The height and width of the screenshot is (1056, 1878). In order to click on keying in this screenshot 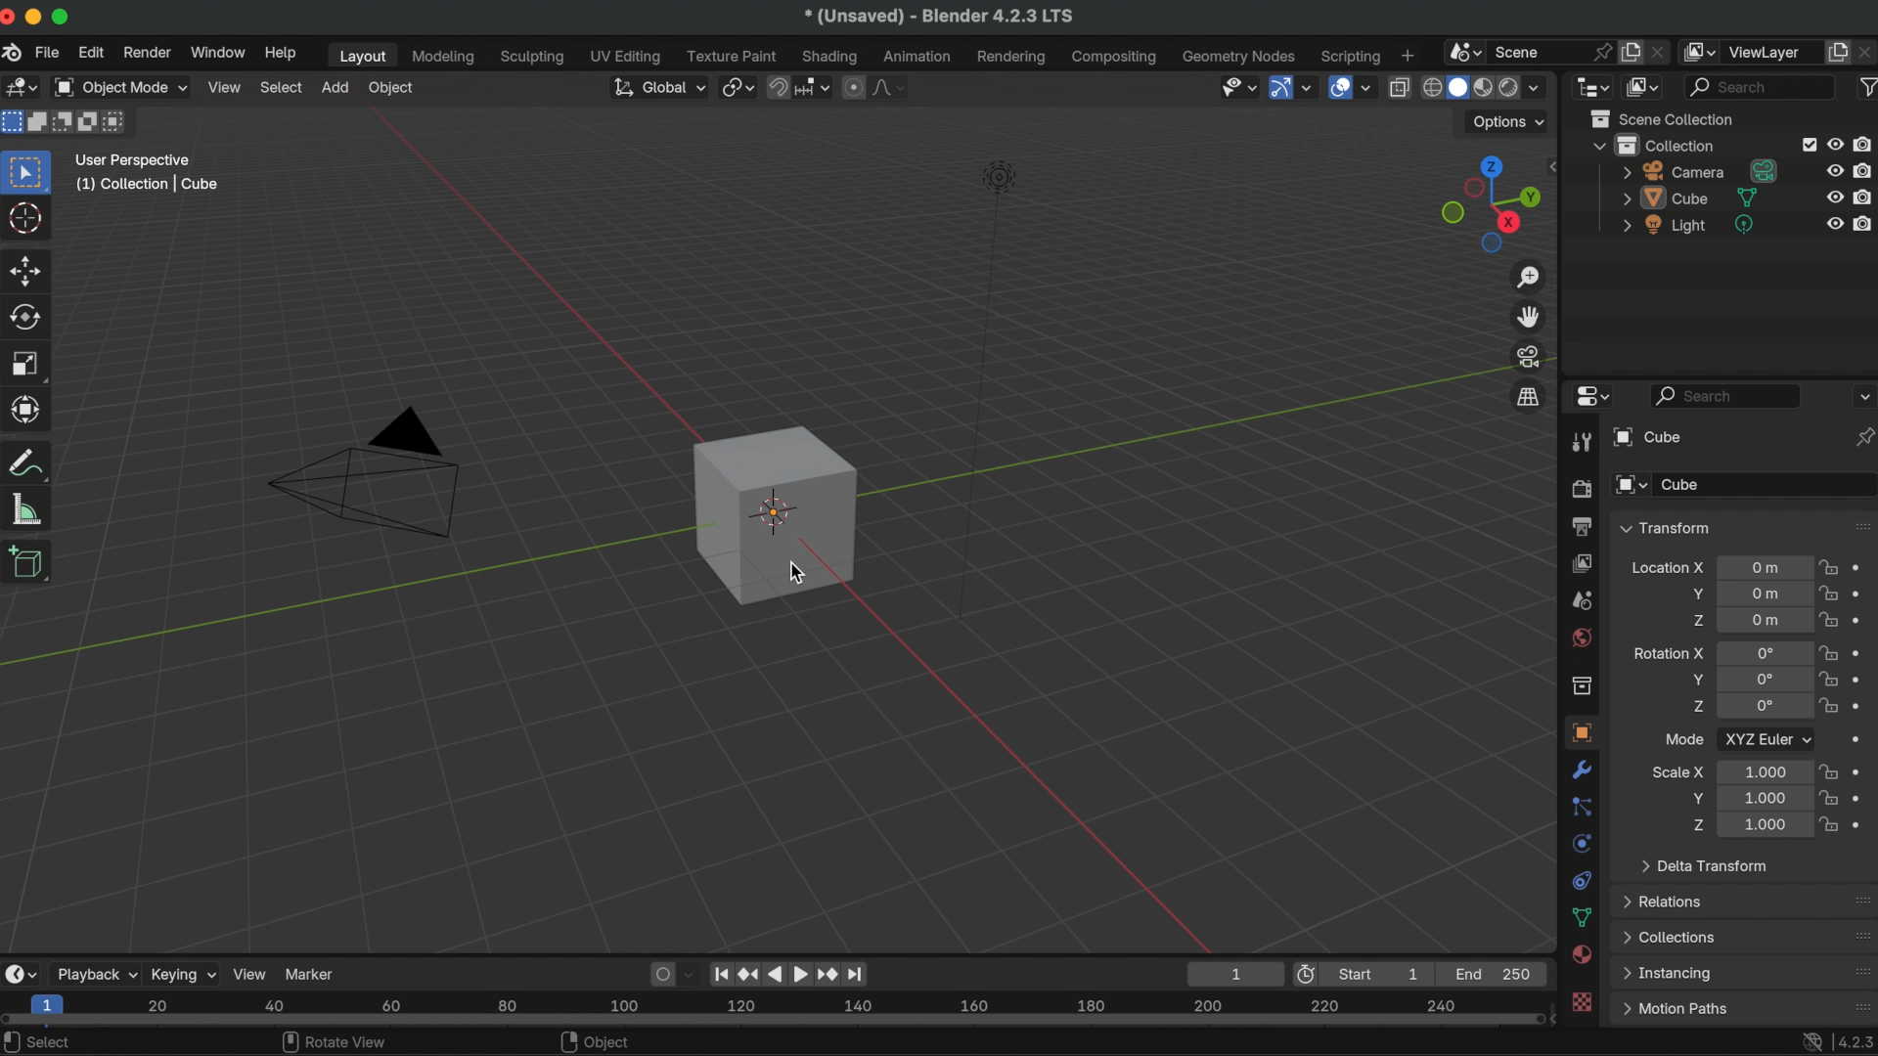, I will do `click(183, 973)`.